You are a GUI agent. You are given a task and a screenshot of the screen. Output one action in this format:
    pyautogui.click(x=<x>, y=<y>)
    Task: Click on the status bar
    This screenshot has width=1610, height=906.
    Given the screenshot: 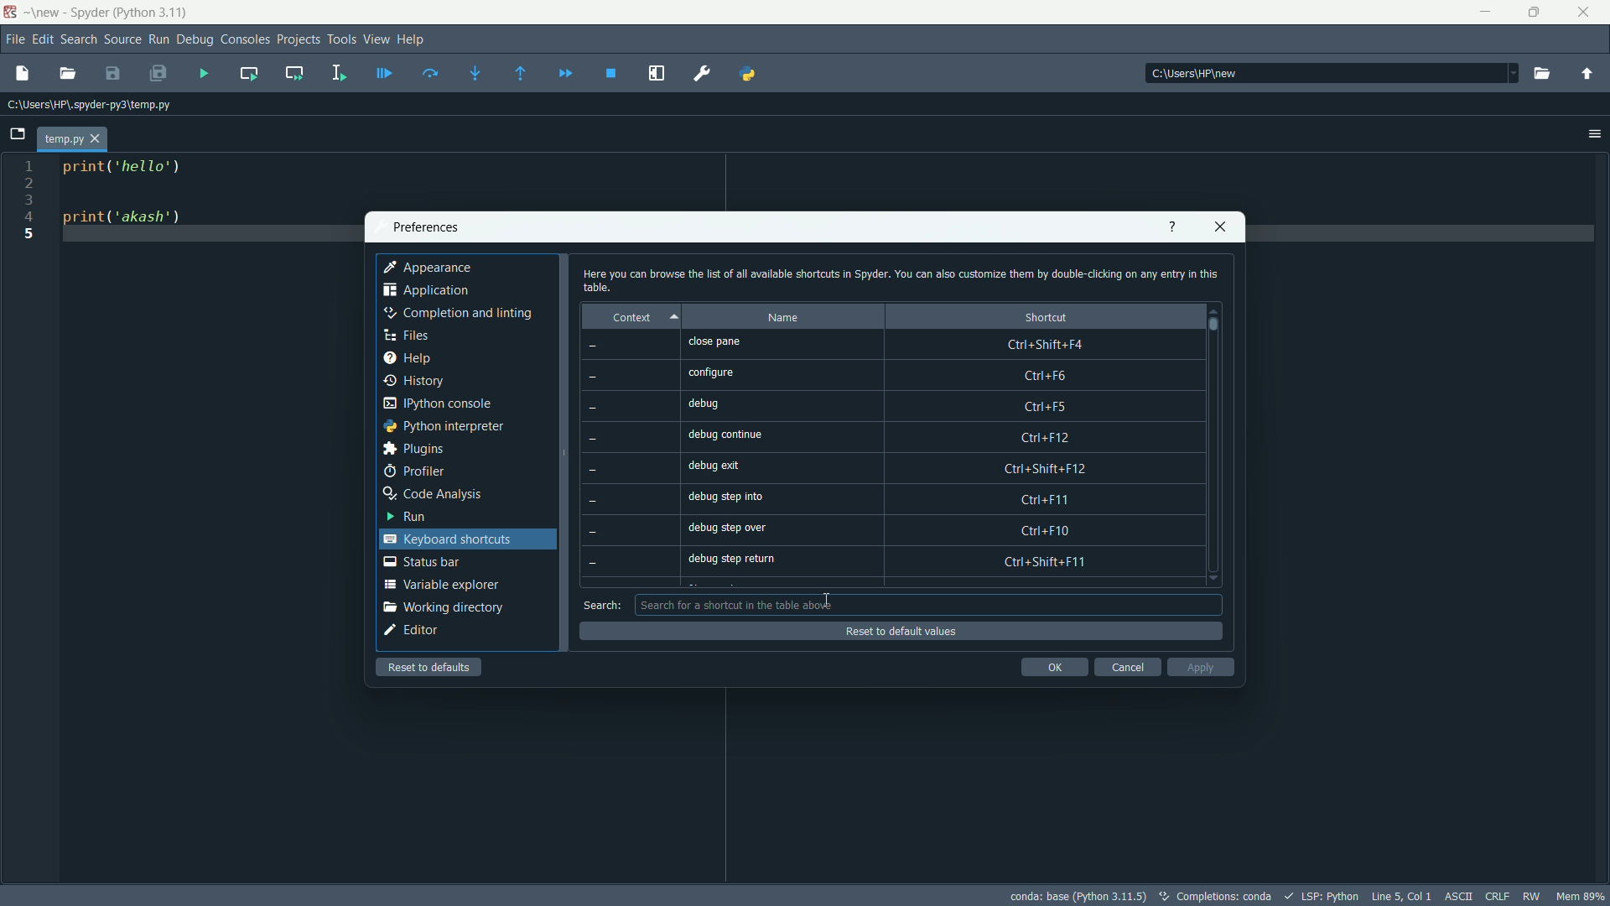 What is the action you would take?
    pyautogui.click(x=421, y=562)
    